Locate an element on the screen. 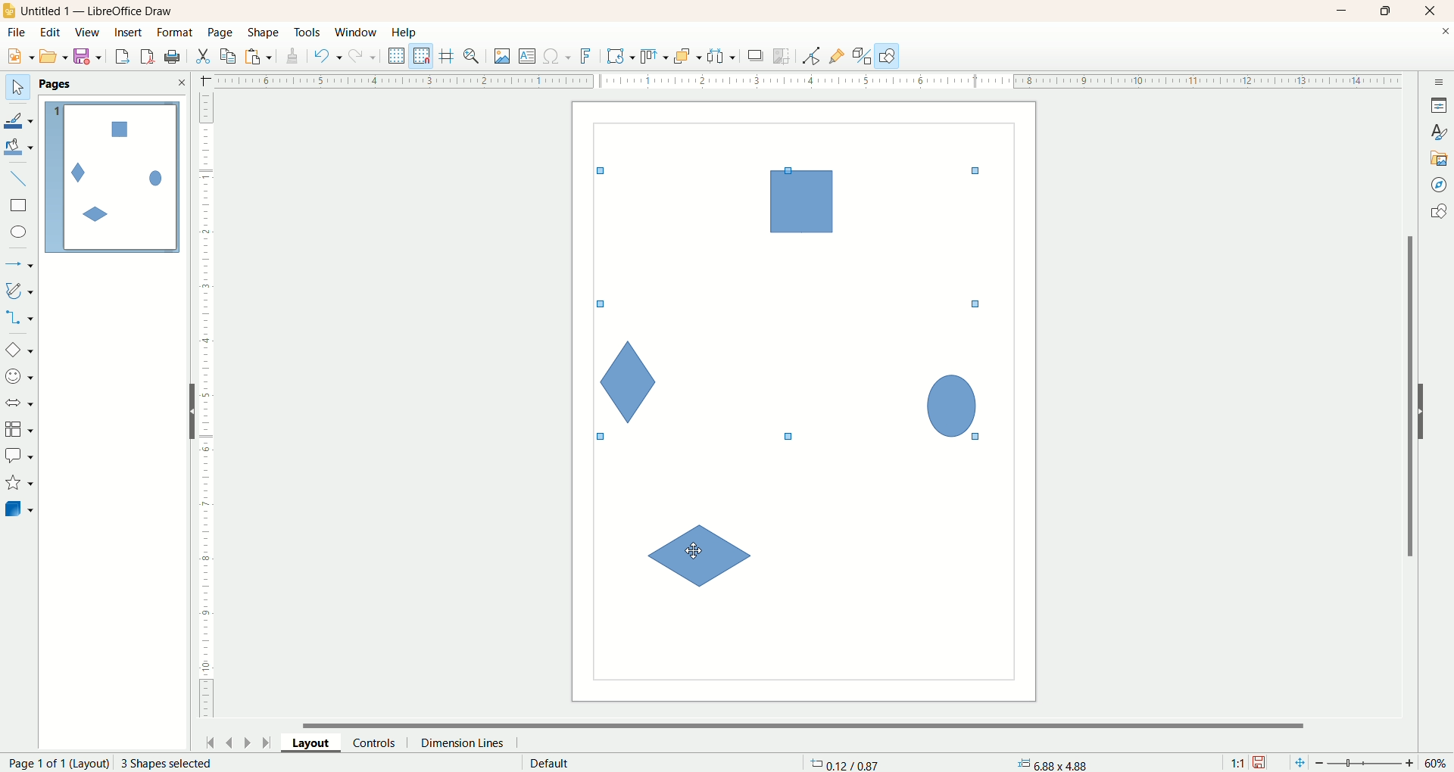 This screenshot has width=1454, height=772. snap to grid is located at coordinates (425, 56).